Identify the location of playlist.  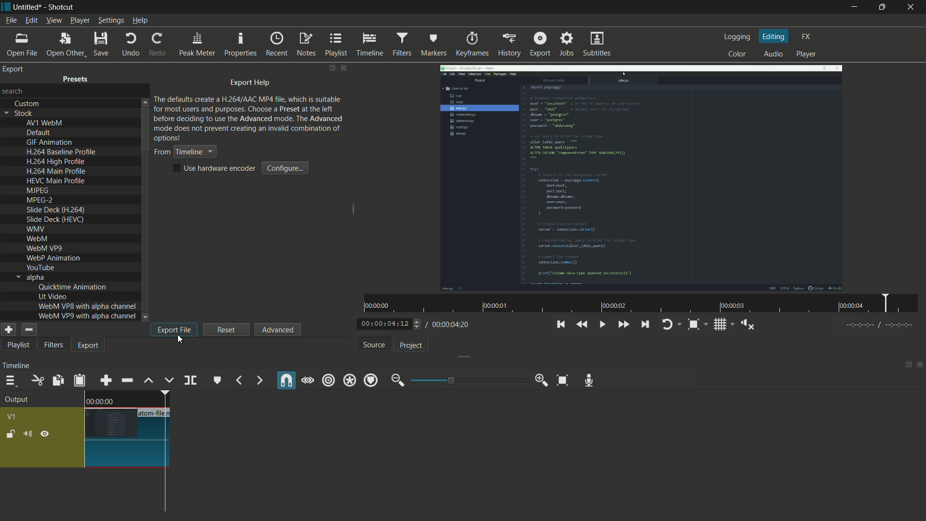
(16, 346).